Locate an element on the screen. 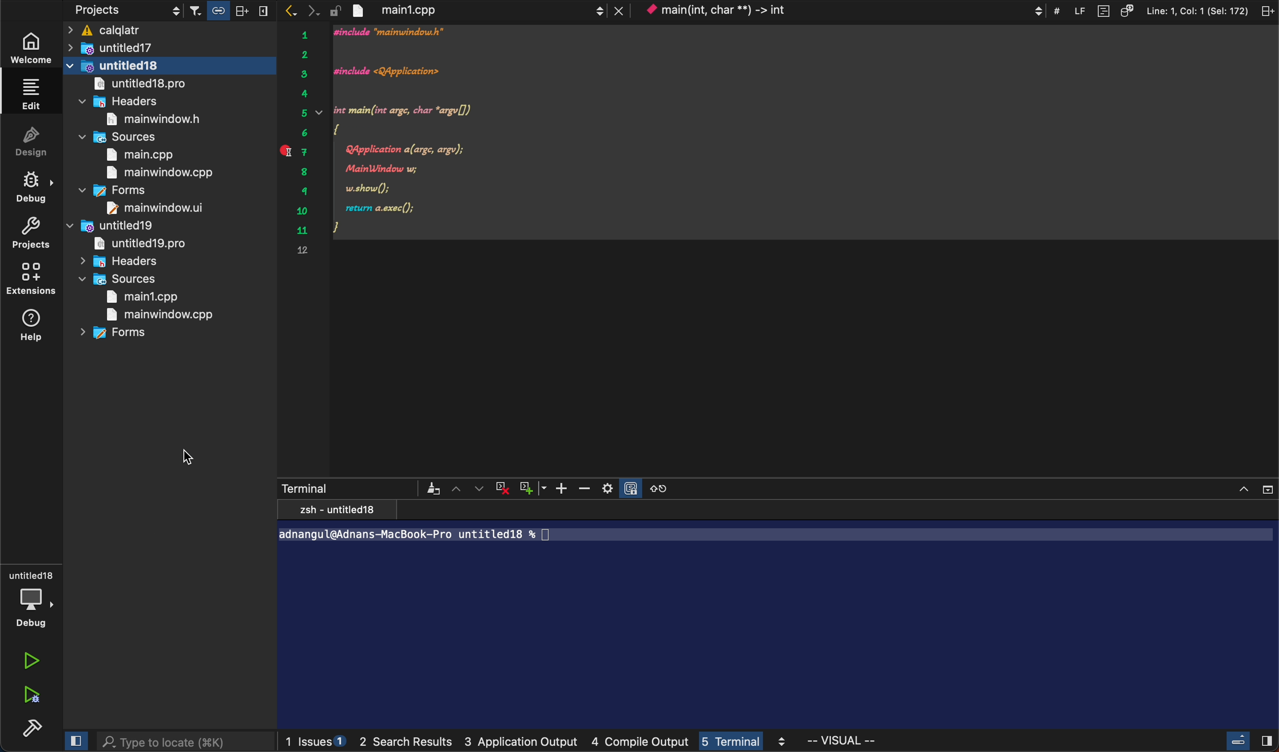  untitled 18 pro is located at coordinates (143, 84).